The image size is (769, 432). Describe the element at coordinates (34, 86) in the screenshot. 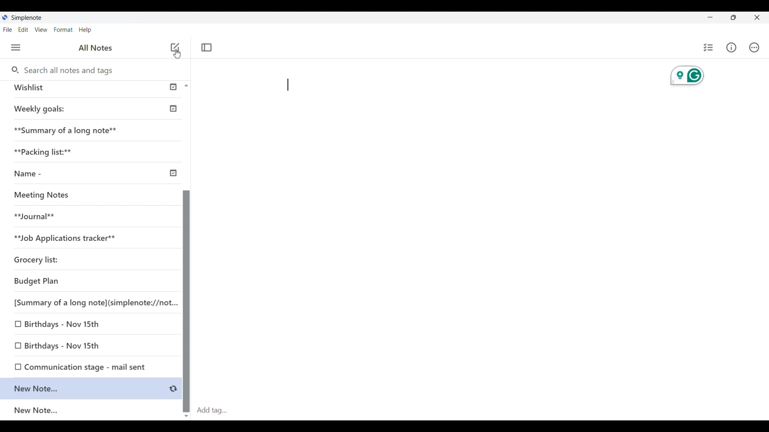

I see `Wishlist` at that location.